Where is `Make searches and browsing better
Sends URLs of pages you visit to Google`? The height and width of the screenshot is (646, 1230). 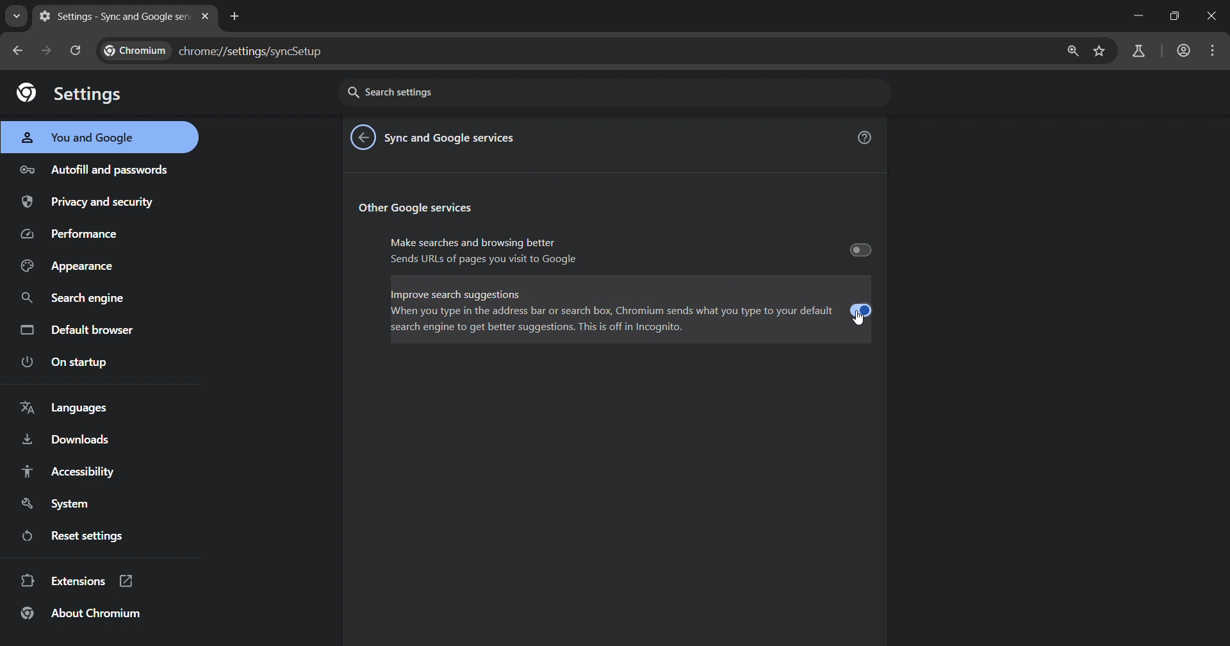
Make searches and browsing better
Sends URLs of pages you visit to Google is located at coordinates (629, 250).